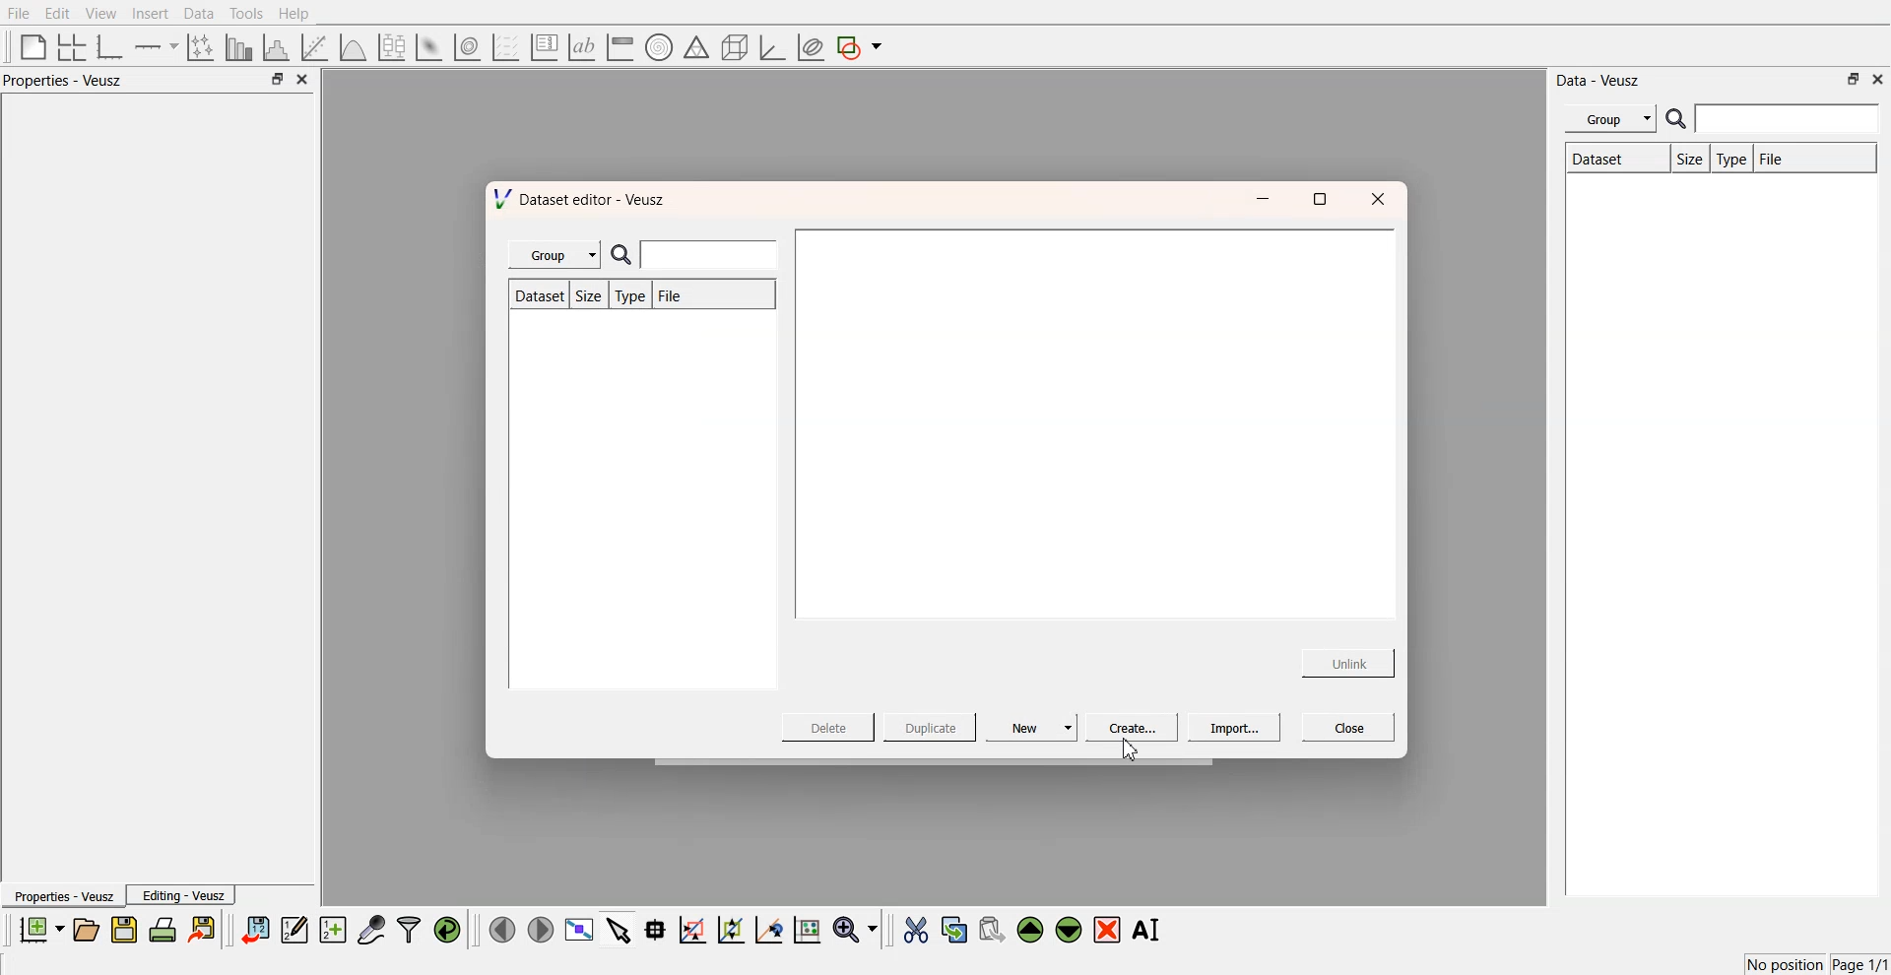  Describe the element at coordinates (198, 14) in the screenshot. I see `Data` at that location.